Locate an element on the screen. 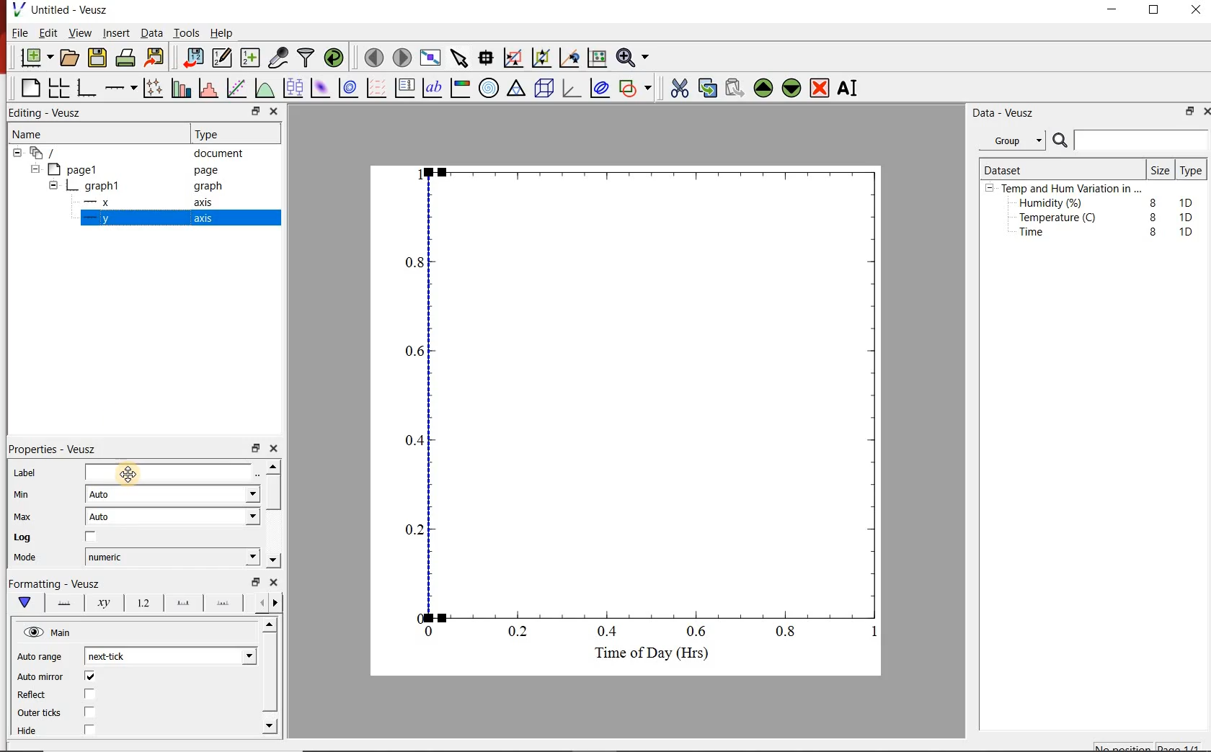 The width and height of the screenshot is (1211, 752). 8 is located at coordinates (1150, 200).